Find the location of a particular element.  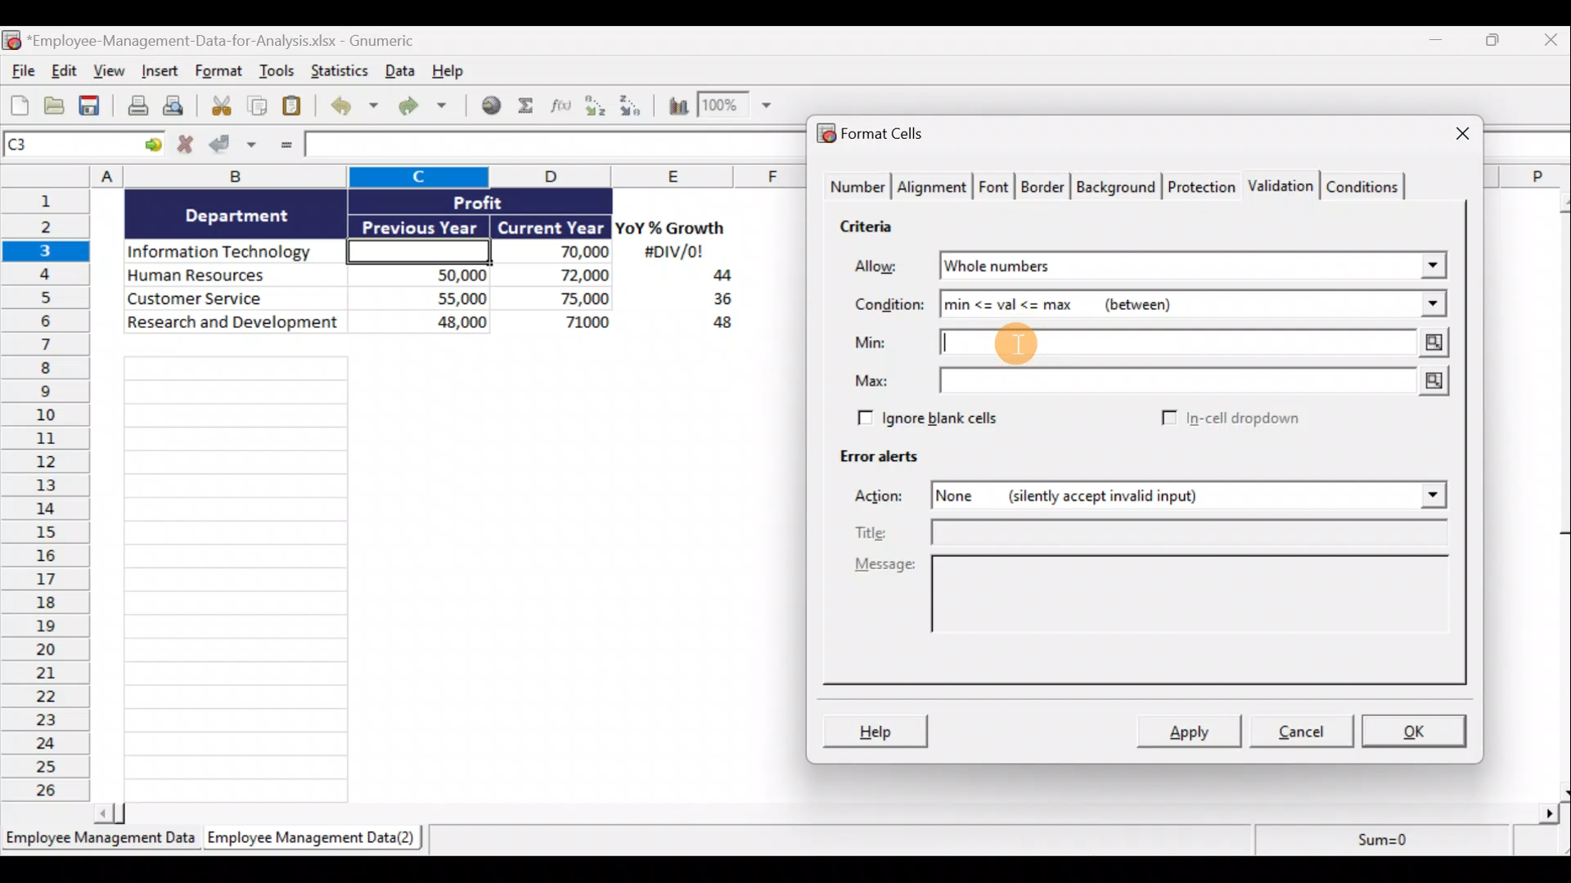

Help is located at coordinates (878, 729).